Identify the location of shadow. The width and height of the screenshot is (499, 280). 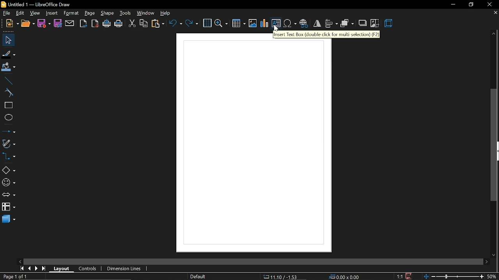
(363, 23).